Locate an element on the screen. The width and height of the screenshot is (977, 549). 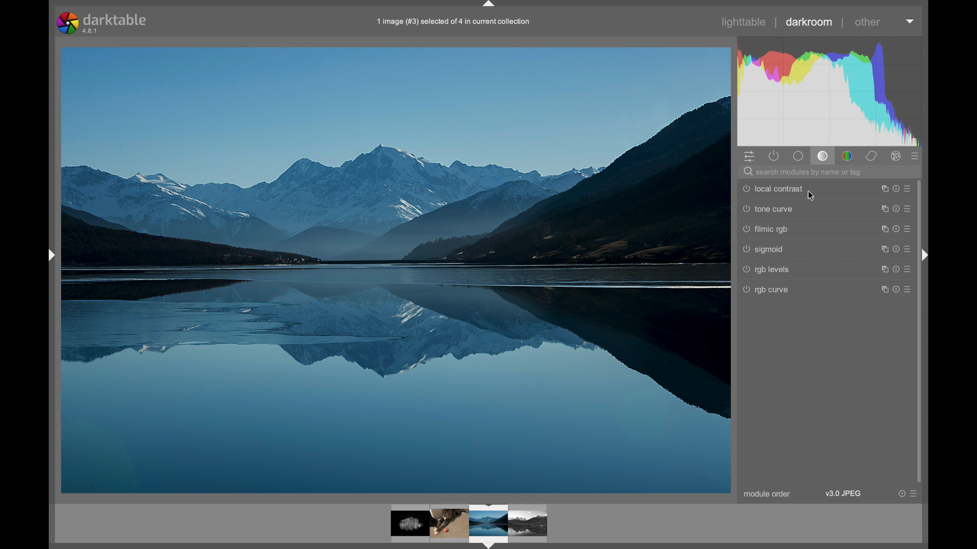
v3.9 jpeg is located at coordinates (844, 494).